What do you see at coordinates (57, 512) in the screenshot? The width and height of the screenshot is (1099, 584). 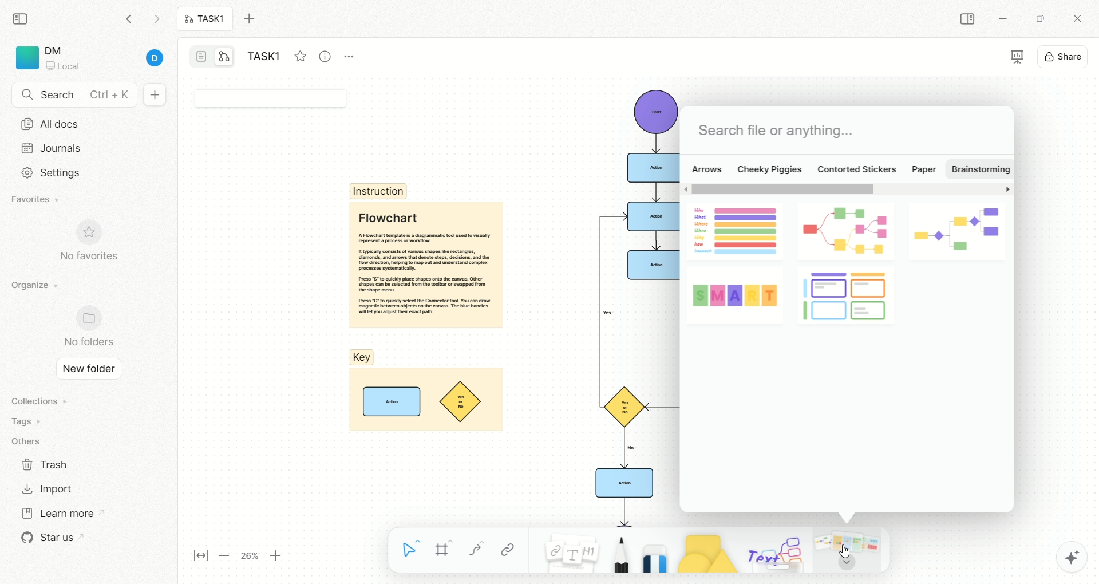 I see `learn more` at bounding box center [57, 512].